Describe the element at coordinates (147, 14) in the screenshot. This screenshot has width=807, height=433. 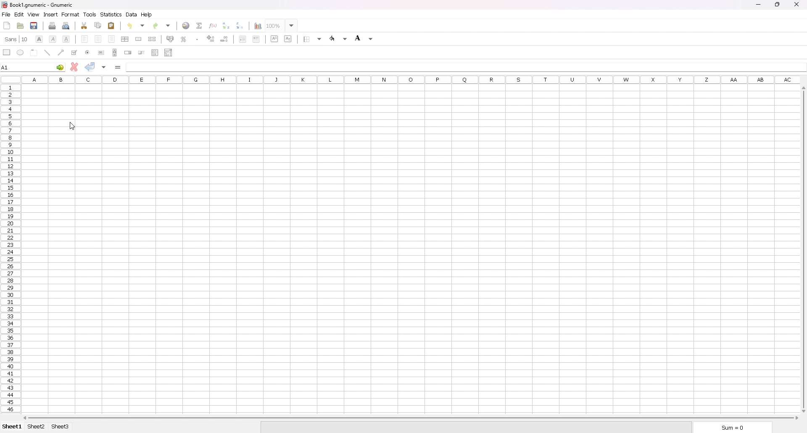
I see `help` at that location.